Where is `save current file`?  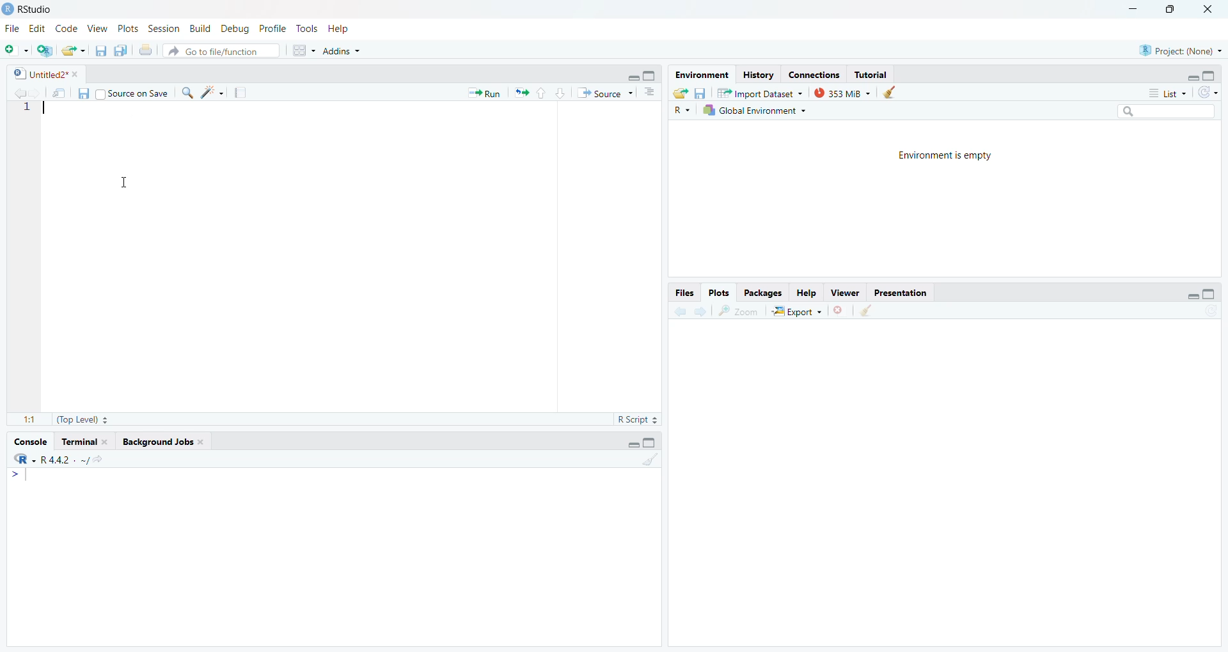 save current file is located at coordinates (83, 95).